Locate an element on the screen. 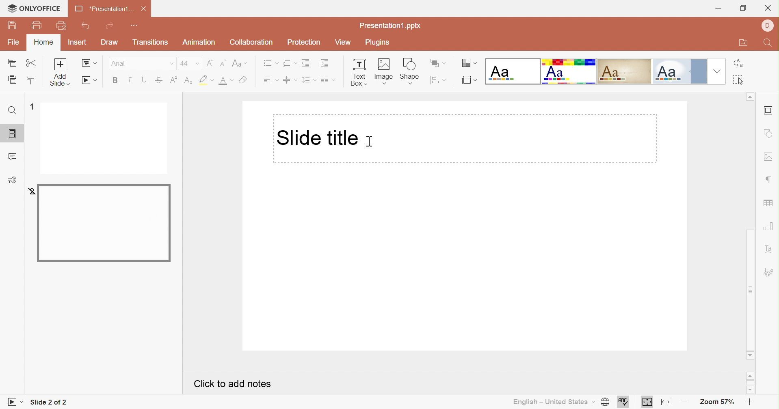 Image resolution: width=779 pixels, height=409 pixels. Presentation1.pptx is located at coordinates (389, 25).